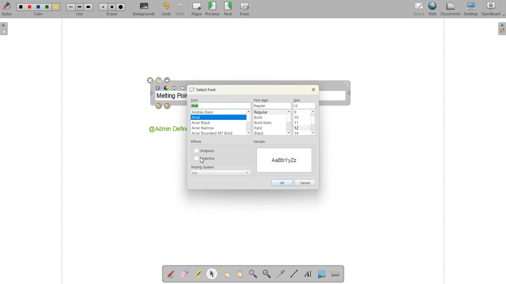 Image resolution: width=506 pixels, height=284 pixels. I want to click on Zoom In, so click(254, 274).